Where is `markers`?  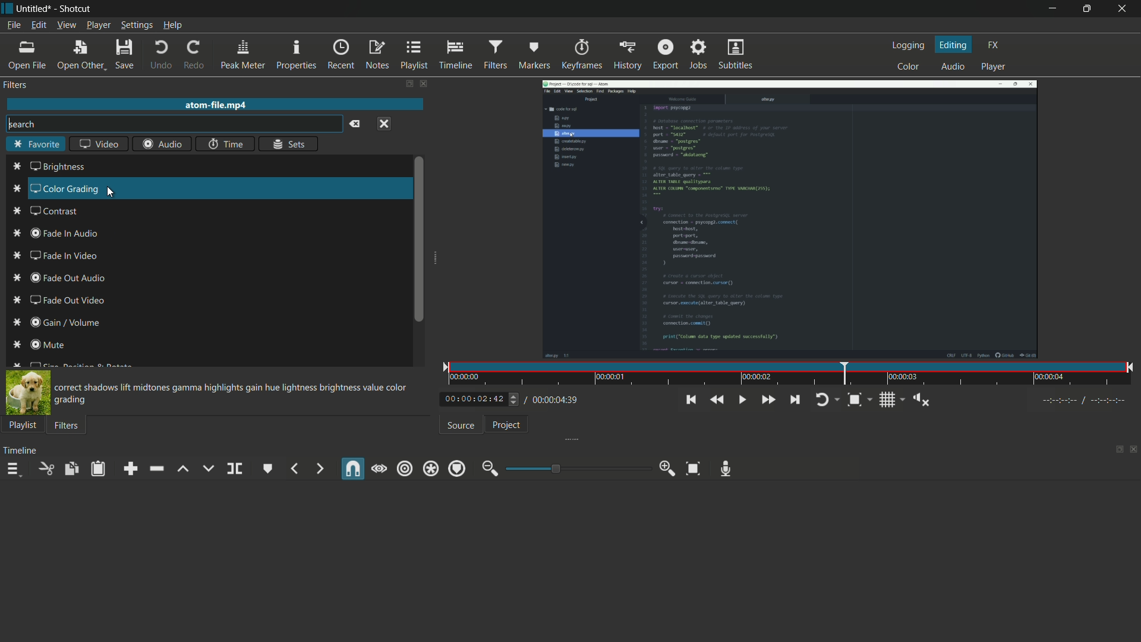
markers is located at coordinates (533, 55).